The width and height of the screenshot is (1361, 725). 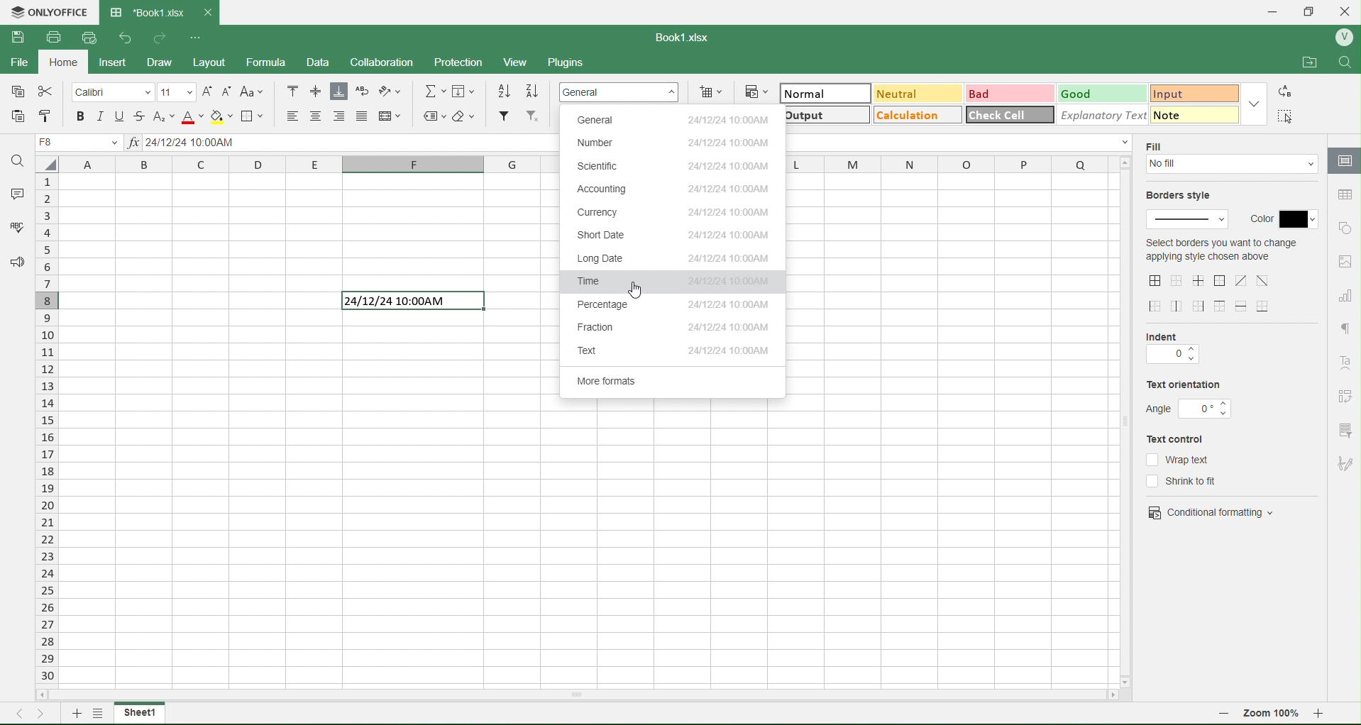 I want to click on Underline, so click(x=118, y=116).